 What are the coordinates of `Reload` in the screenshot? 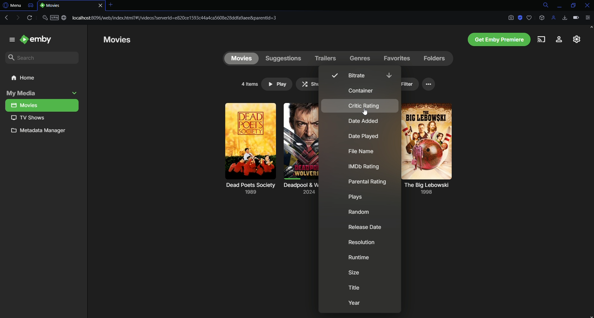 It's located at (29, 18).